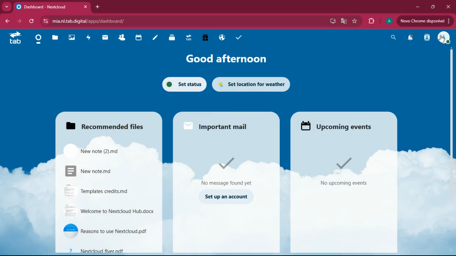 The image size is (456, 256). Describe the element at coordinates (53, 7) in the screenshot. I see `tab` at that location.